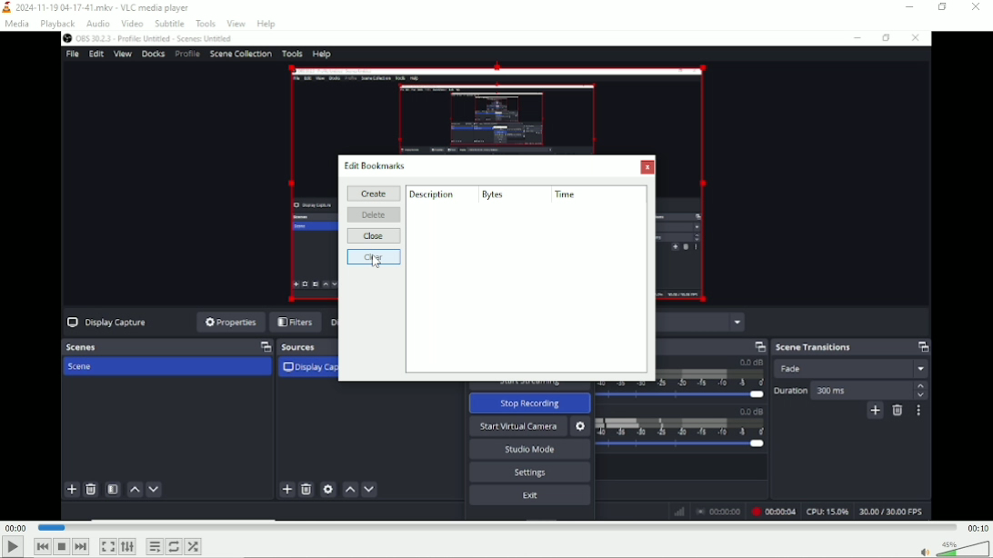  Describe the element at coordinates (193, 547) in the screenshot. I see `Random` at that location.